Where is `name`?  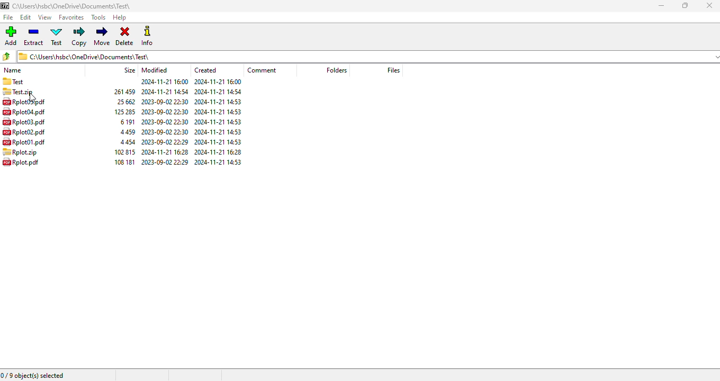 name is located at coordinates (13, 70).